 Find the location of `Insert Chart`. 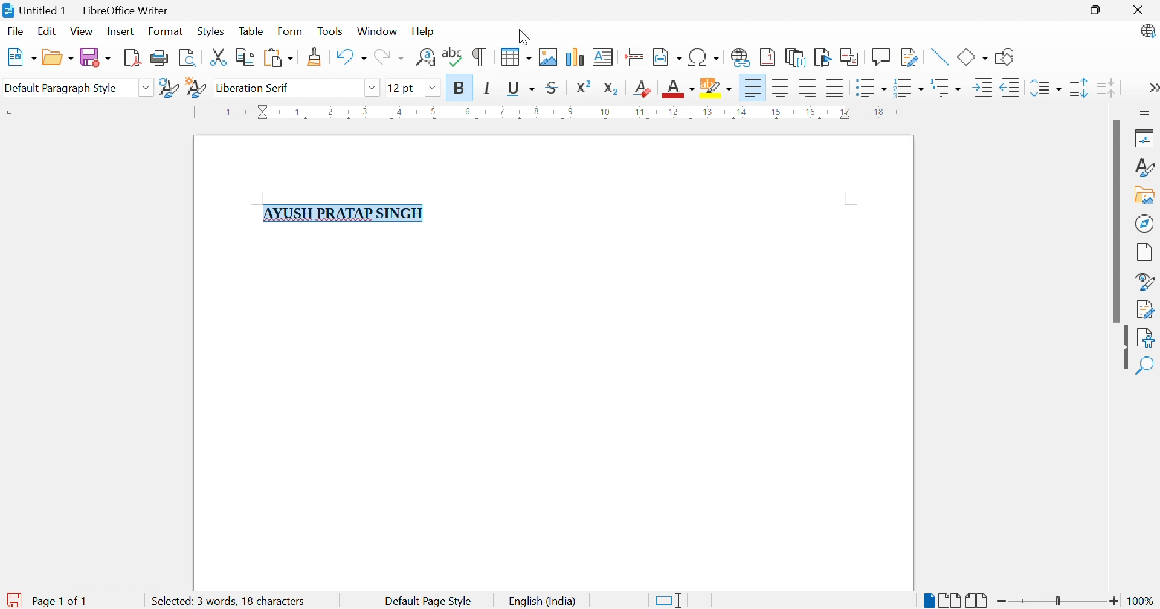

Insert Chart is located at coordinates (575, 57).